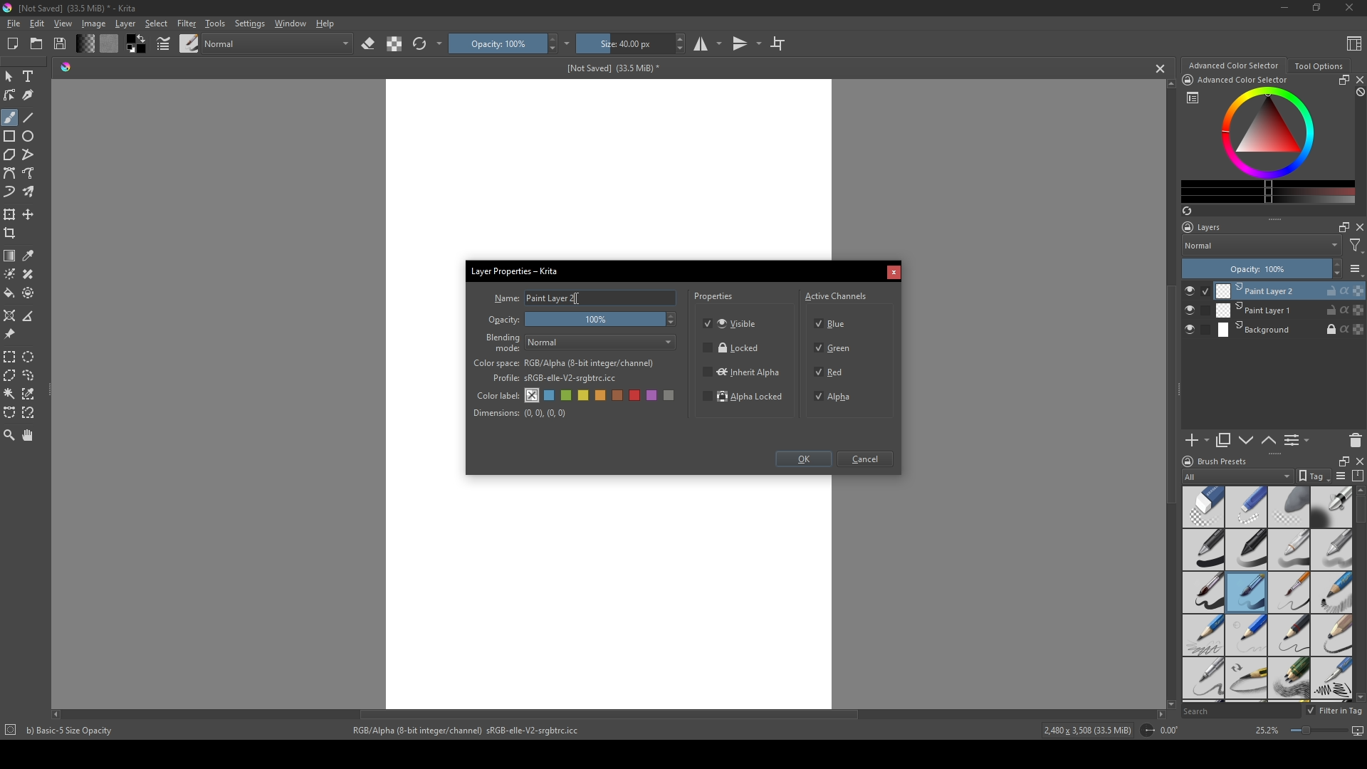 This screenshot has width=1367, height=769. Describe the element at coordinates (125, 23) in the screenshot. I see `Layer` at that location.